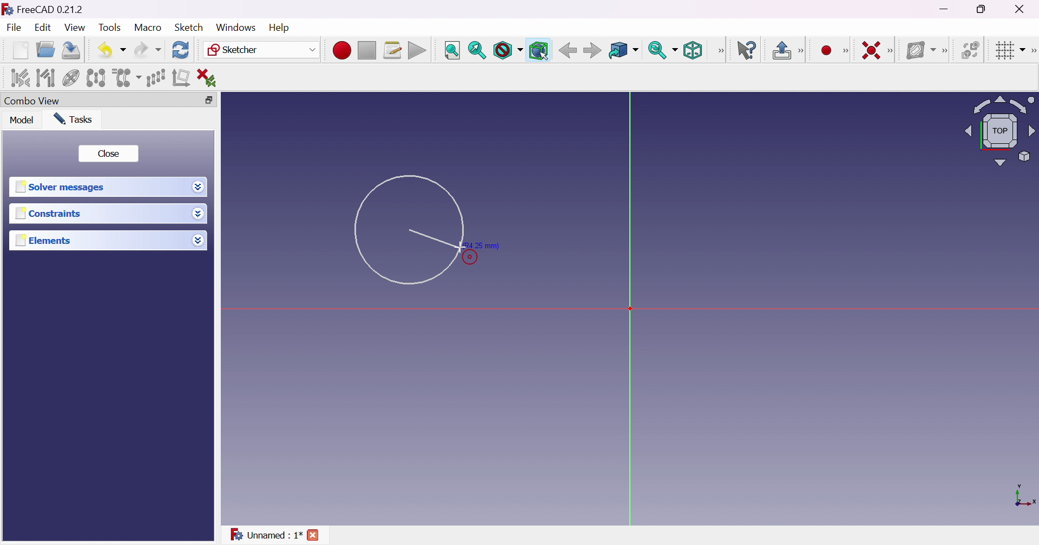  I want to click on Unnamed : 1*, so click(265, 534).